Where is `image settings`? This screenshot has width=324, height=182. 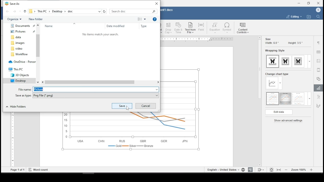 image settings is located at coordinates (319, 61).